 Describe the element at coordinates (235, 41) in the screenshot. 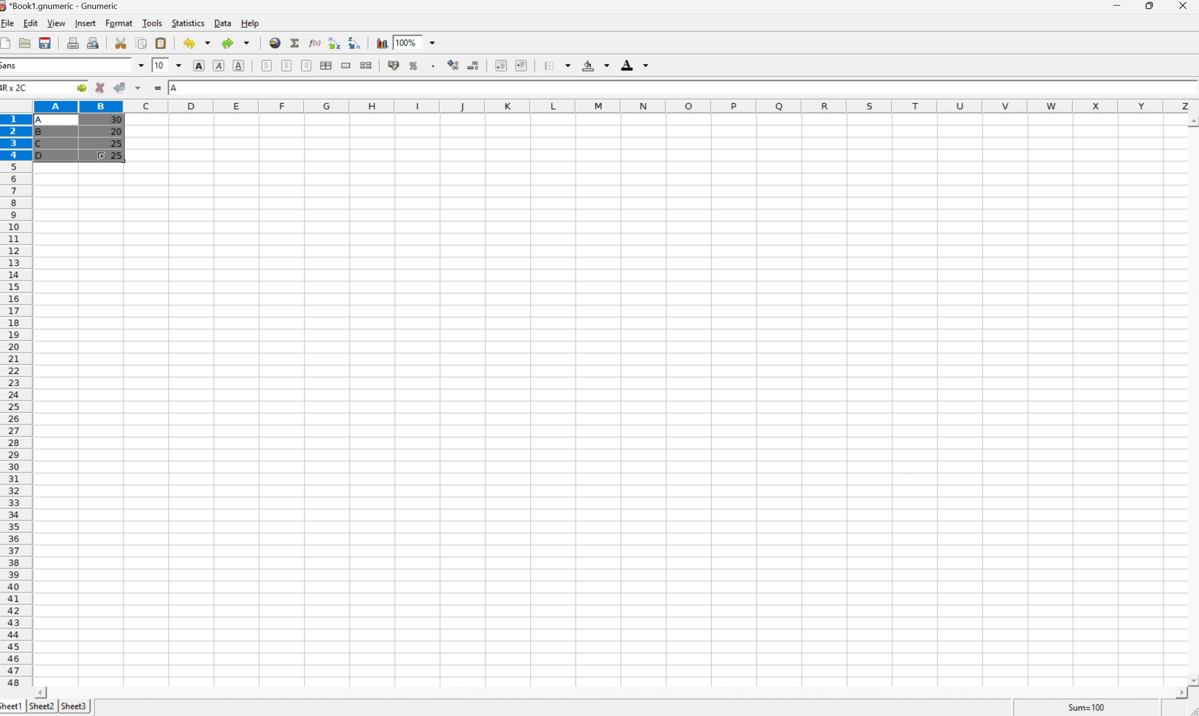

I see `Redo` at that location.